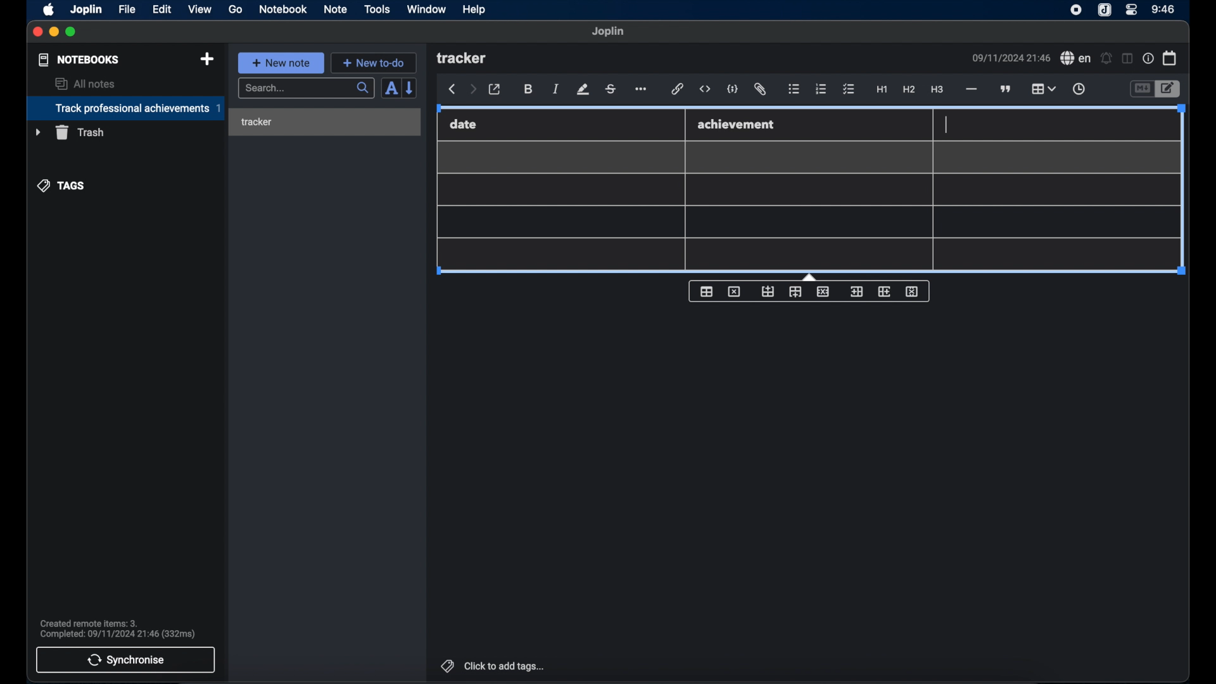 Image resolution: width=1216 pixels, height=684 pixels. What do you see at coordinates (823, 291) in the screenshot?
I see `delete row` at bounding box center [823, 291].